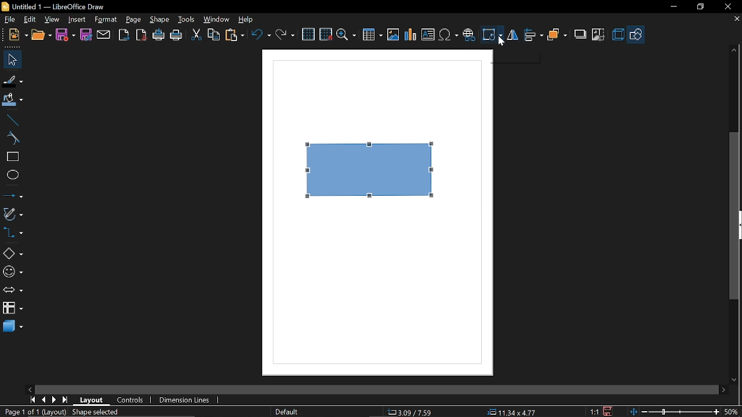 The width and height of the screenshot is (742, 417). What do you see at coordinates (13, 196) in the screenshot?
I see `lines and arrows` at bounding box center [13, 196].